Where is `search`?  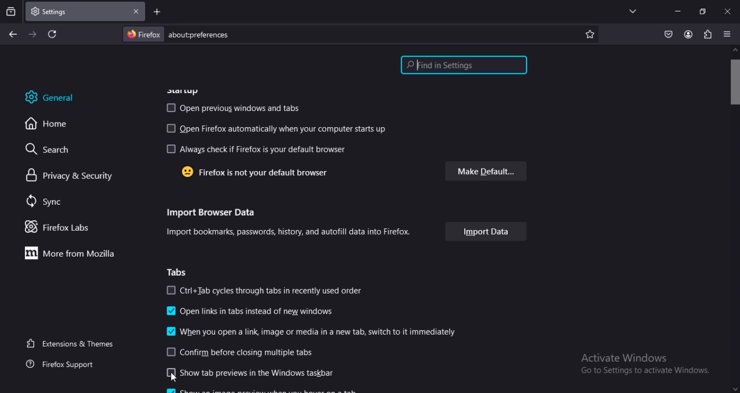 search is located at coordinates (46, 150).